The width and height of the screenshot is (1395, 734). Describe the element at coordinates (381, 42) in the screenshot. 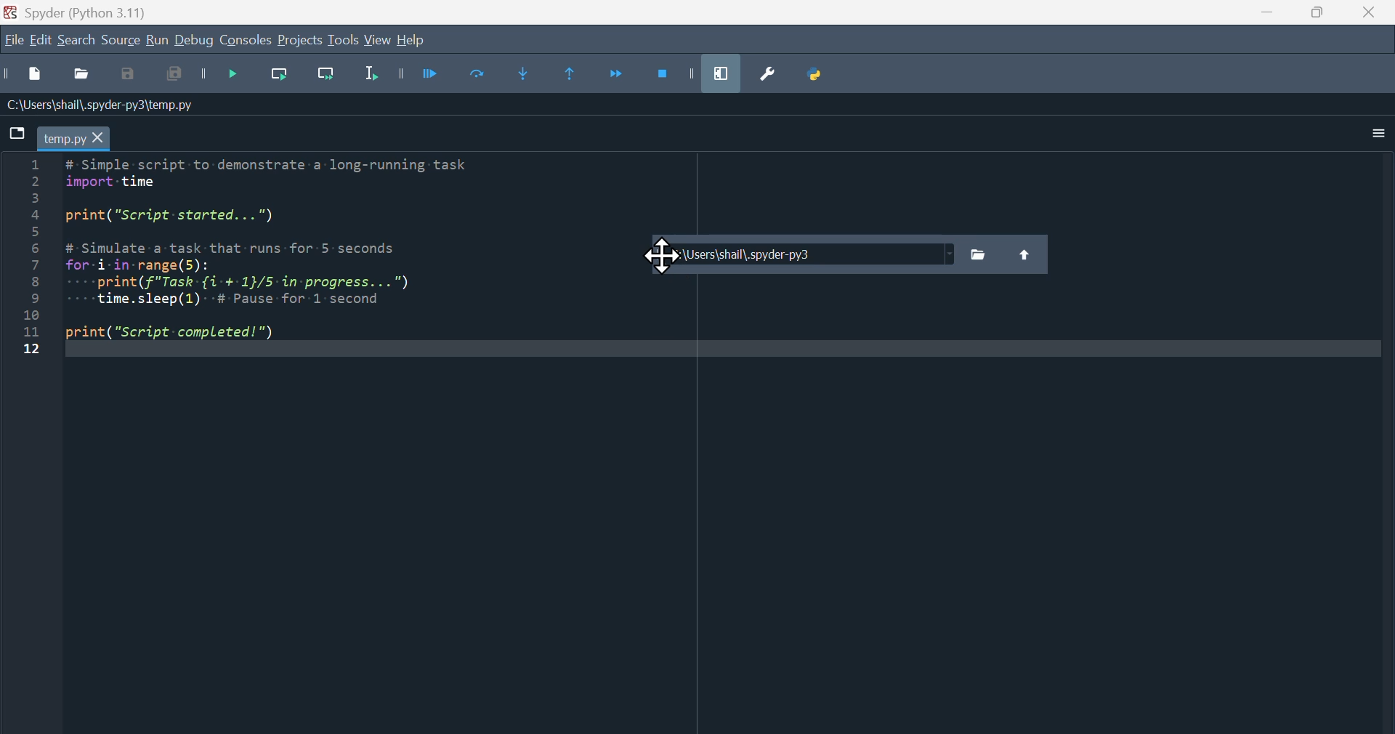

I see `View` at that location.